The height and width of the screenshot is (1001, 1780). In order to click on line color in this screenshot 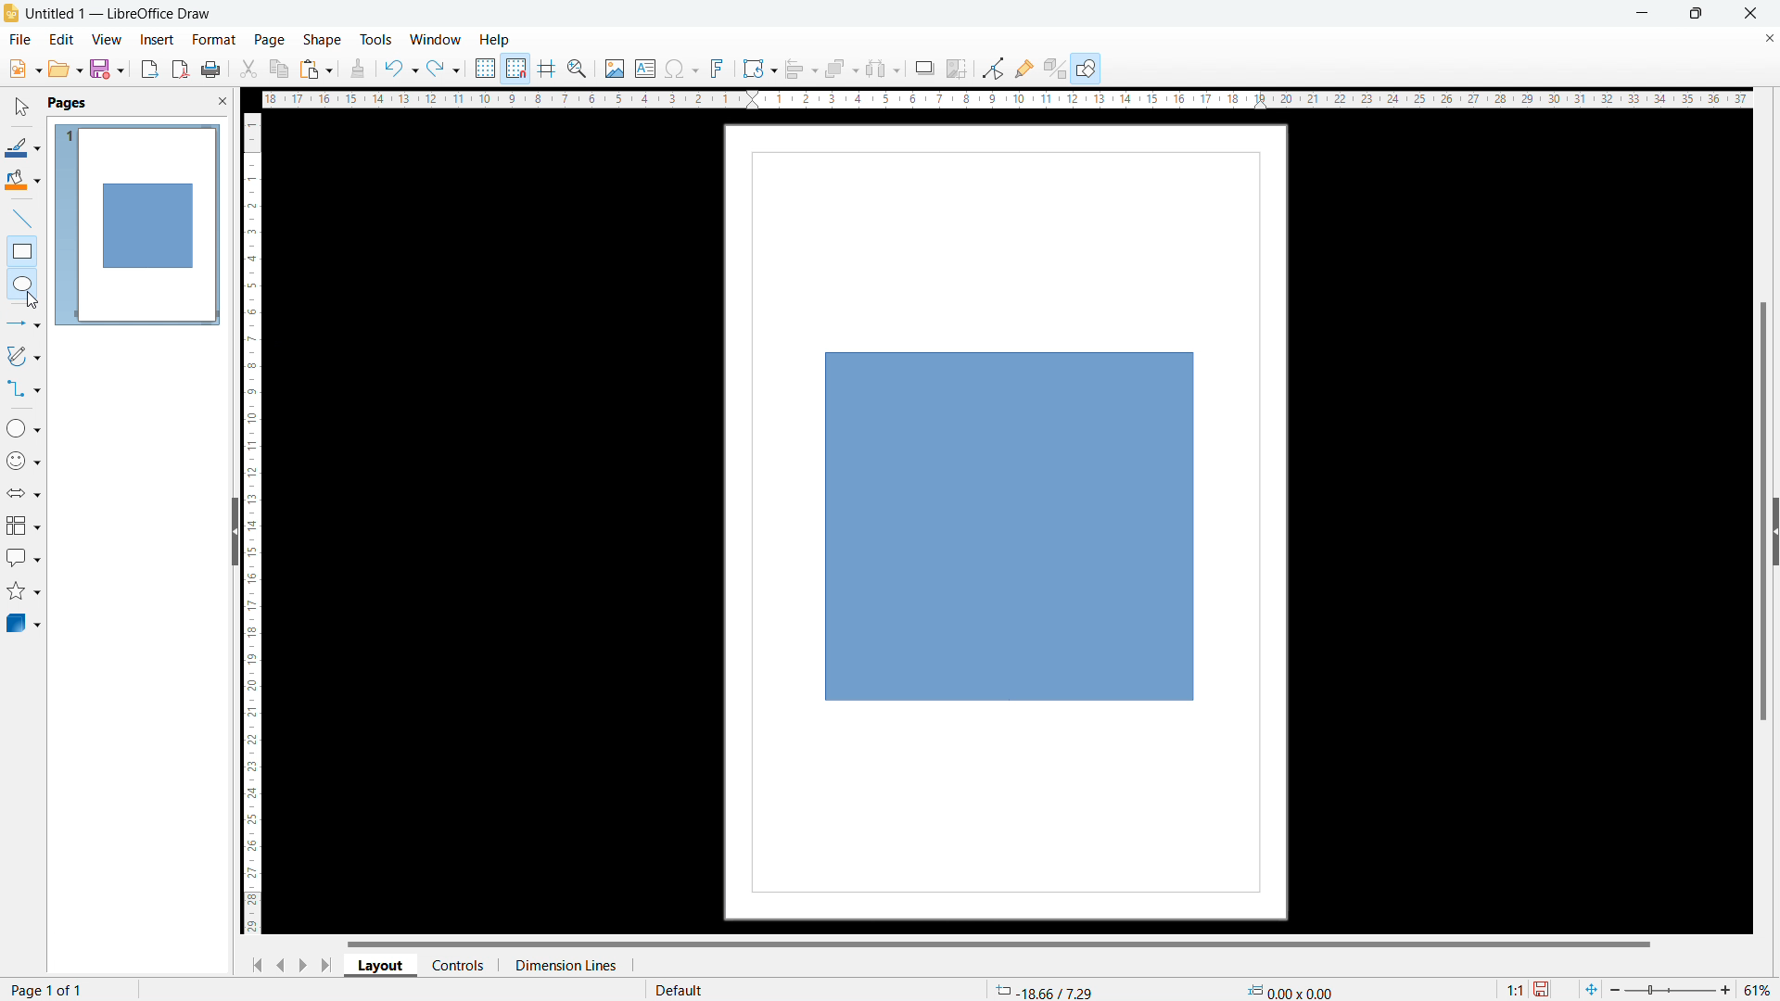, I will do `click(22, 147)`.